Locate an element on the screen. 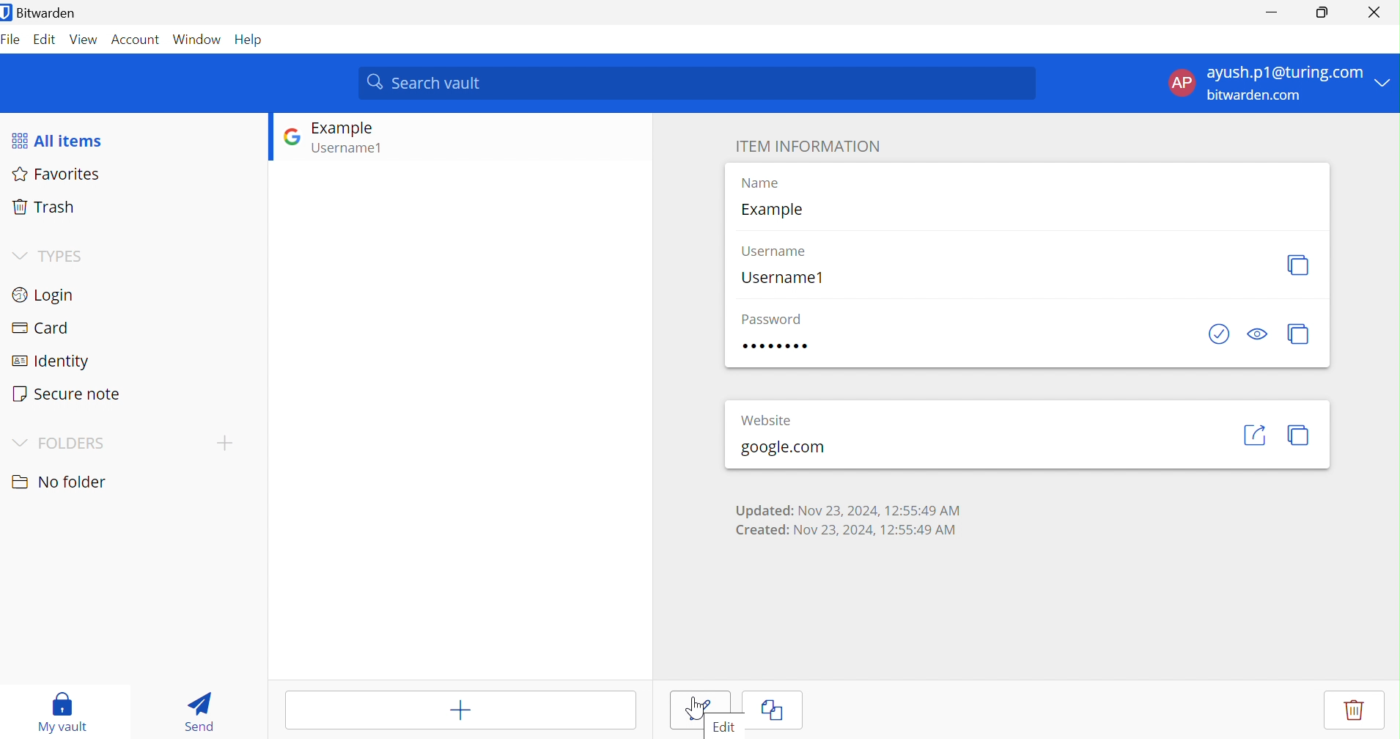  Minimize is located at coordinates (1269, 12).